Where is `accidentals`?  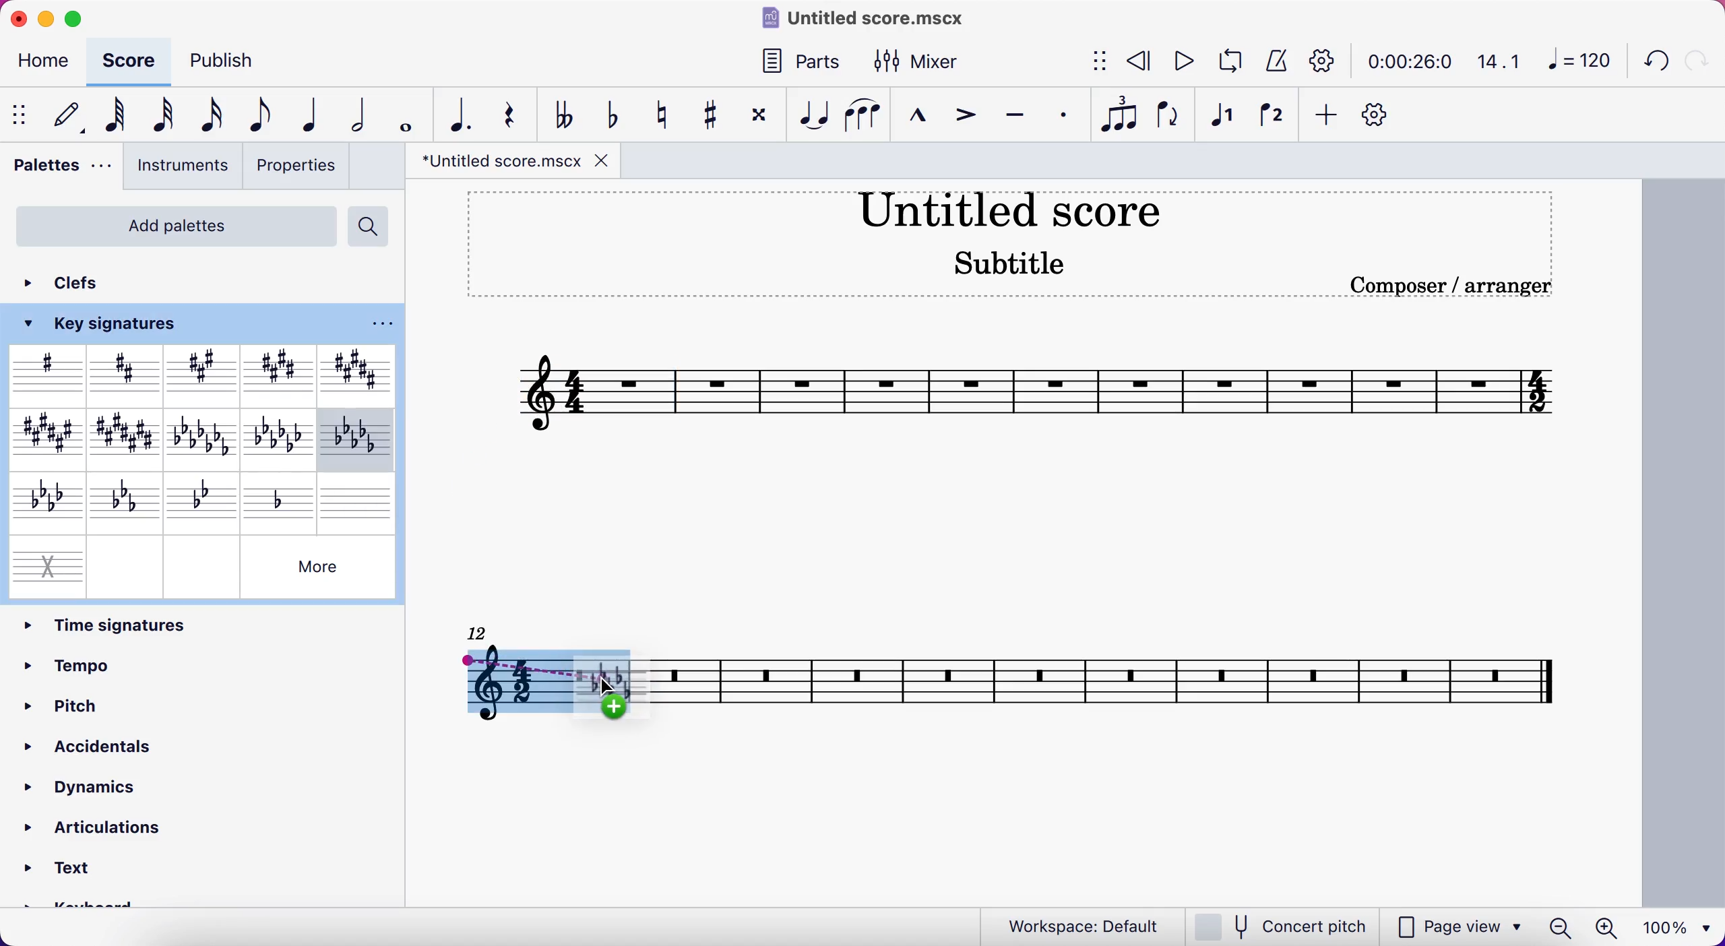 accidentals is located at coordinates (115, 745).